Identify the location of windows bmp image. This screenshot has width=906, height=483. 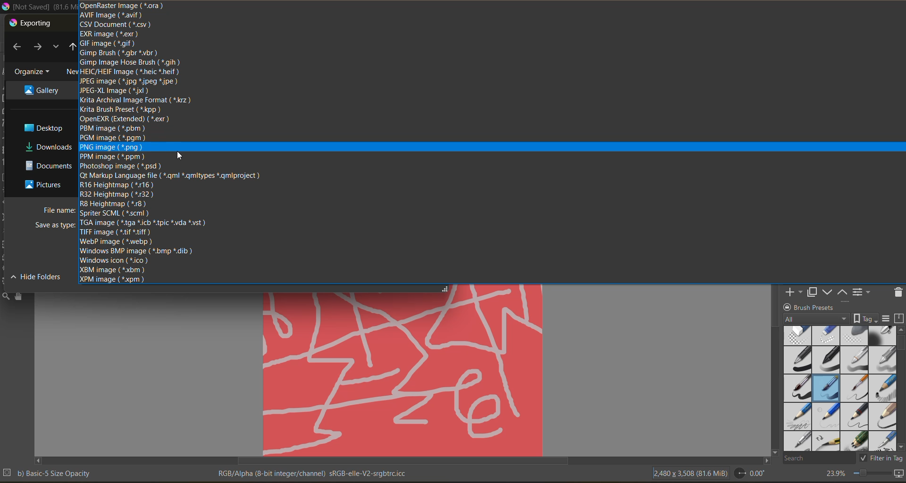
(136, 251).